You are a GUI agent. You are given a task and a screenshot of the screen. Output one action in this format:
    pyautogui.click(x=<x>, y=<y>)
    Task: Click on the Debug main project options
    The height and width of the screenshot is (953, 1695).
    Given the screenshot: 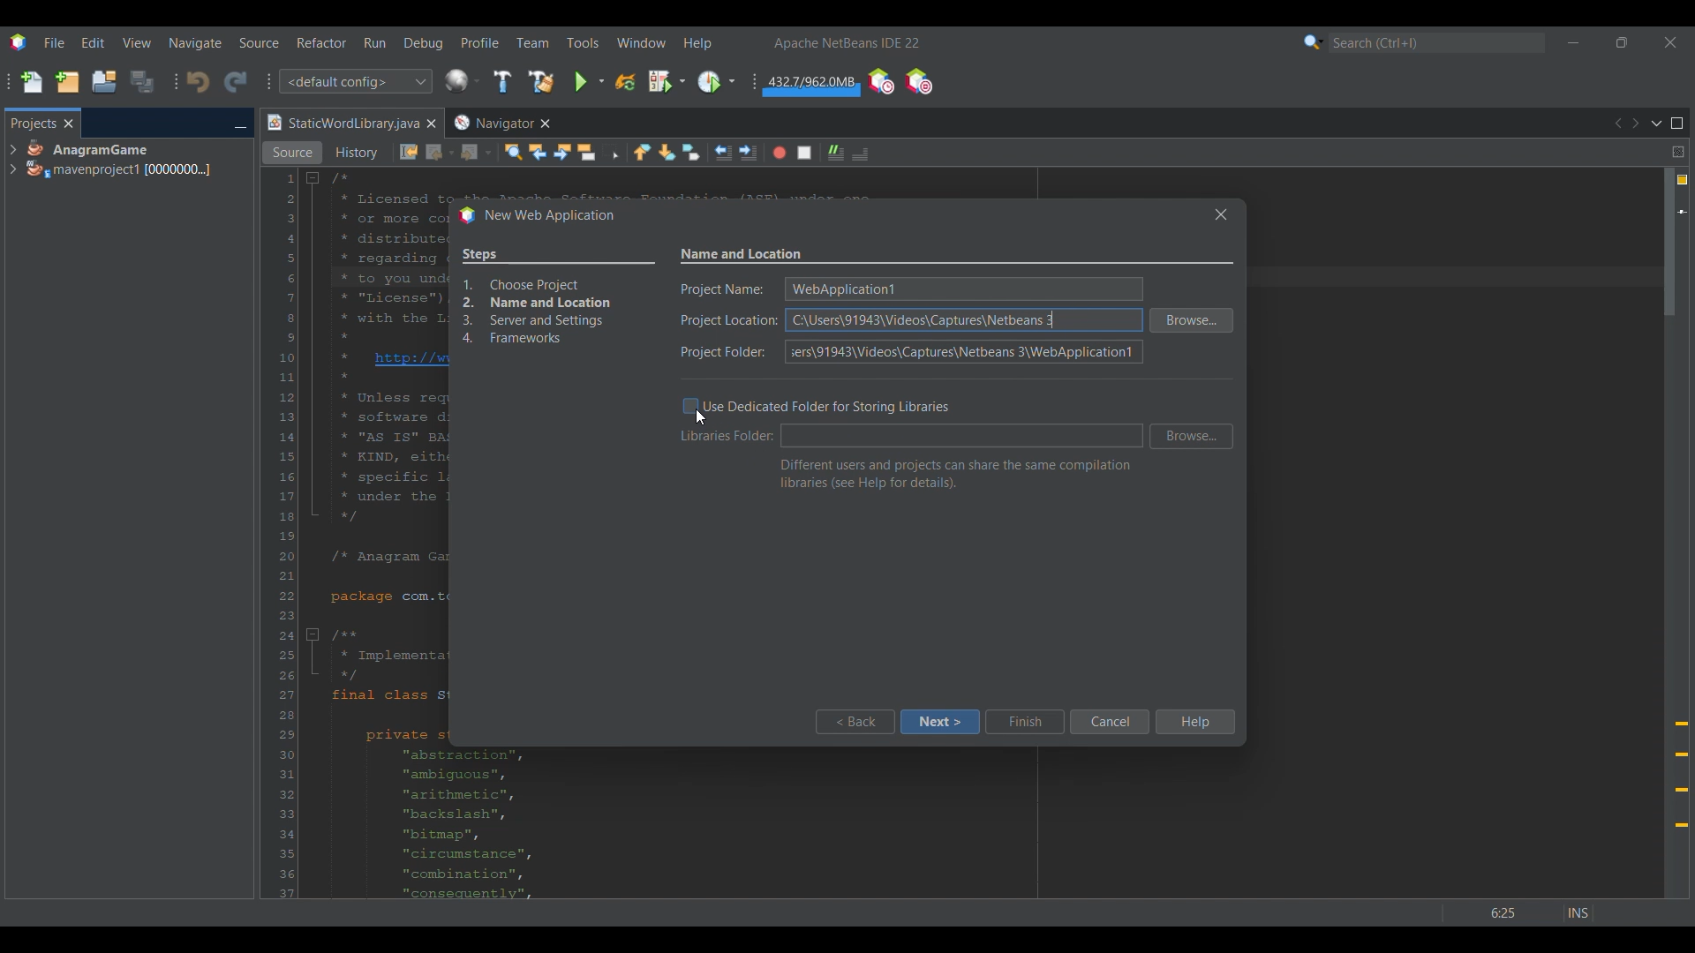 What is the action you would take?
    pyautogui.click(x=667, y=80)
    